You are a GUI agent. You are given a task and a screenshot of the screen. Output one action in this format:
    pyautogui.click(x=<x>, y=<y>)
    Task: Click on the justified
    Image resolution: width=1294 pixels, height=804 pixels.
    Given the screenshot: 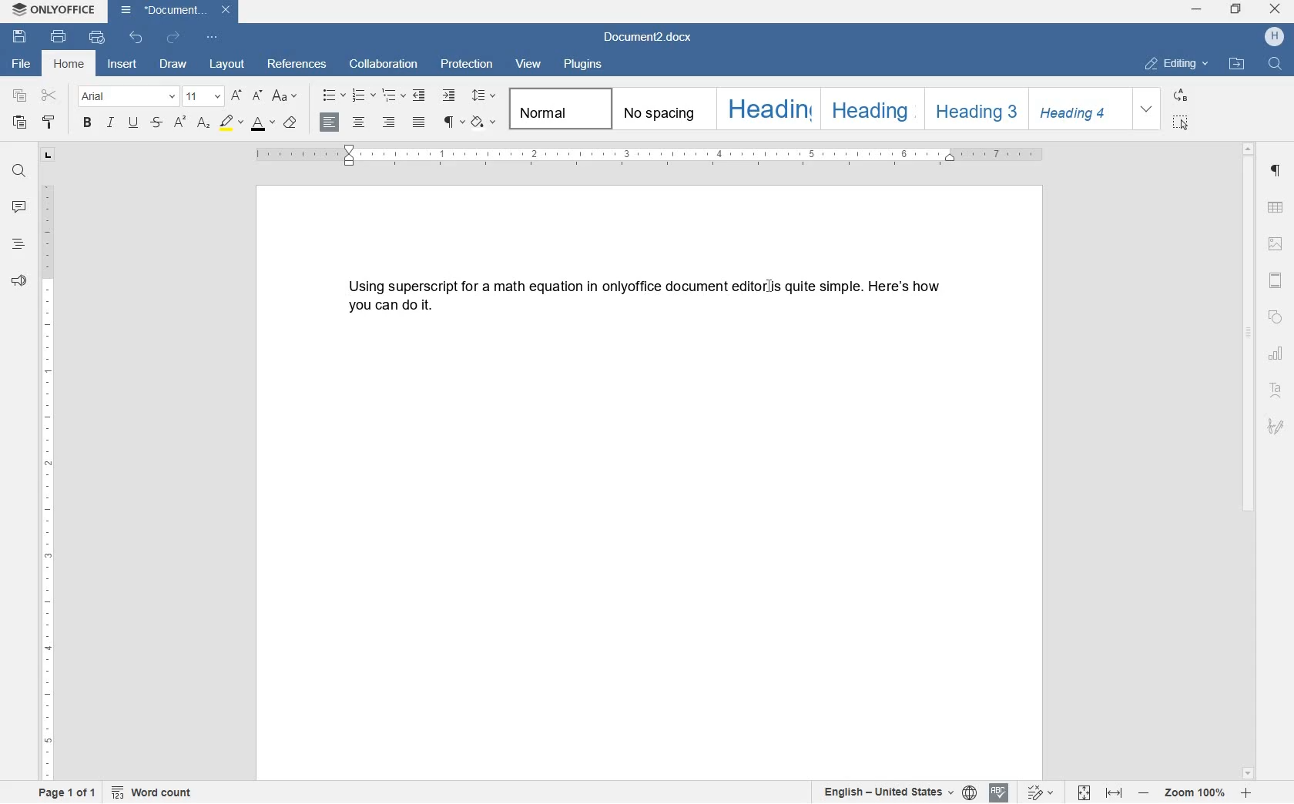 What is the action you would take?
    pyautogui.click(x=420, y=122)
    